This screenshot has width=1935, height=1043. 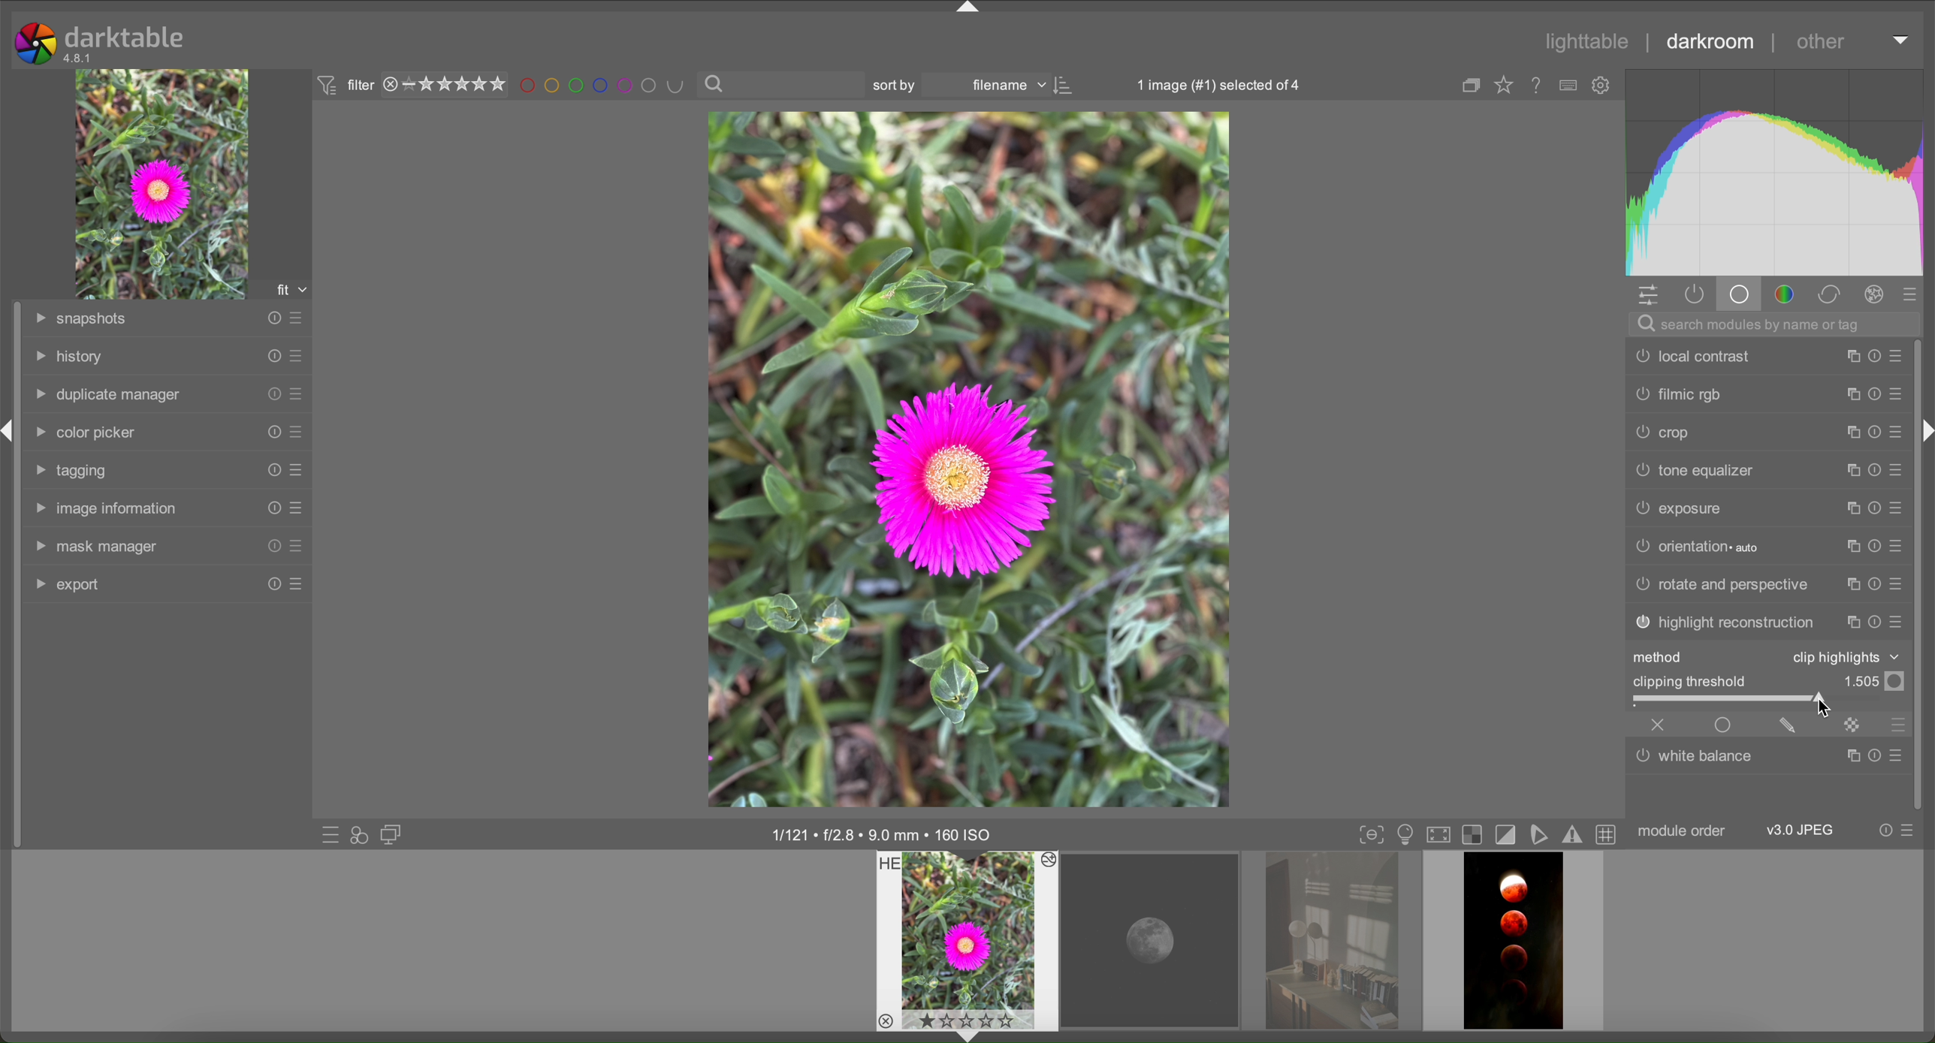 I want to click on quick access to presets, so click(x=329, y=834).